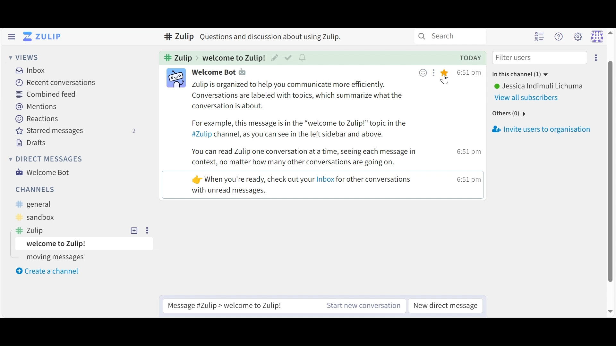 The width and height of the screenshot is (616, 346). Describe the element at coordinates (33, 107) in the screenshot. I see `Mentions` at that location.